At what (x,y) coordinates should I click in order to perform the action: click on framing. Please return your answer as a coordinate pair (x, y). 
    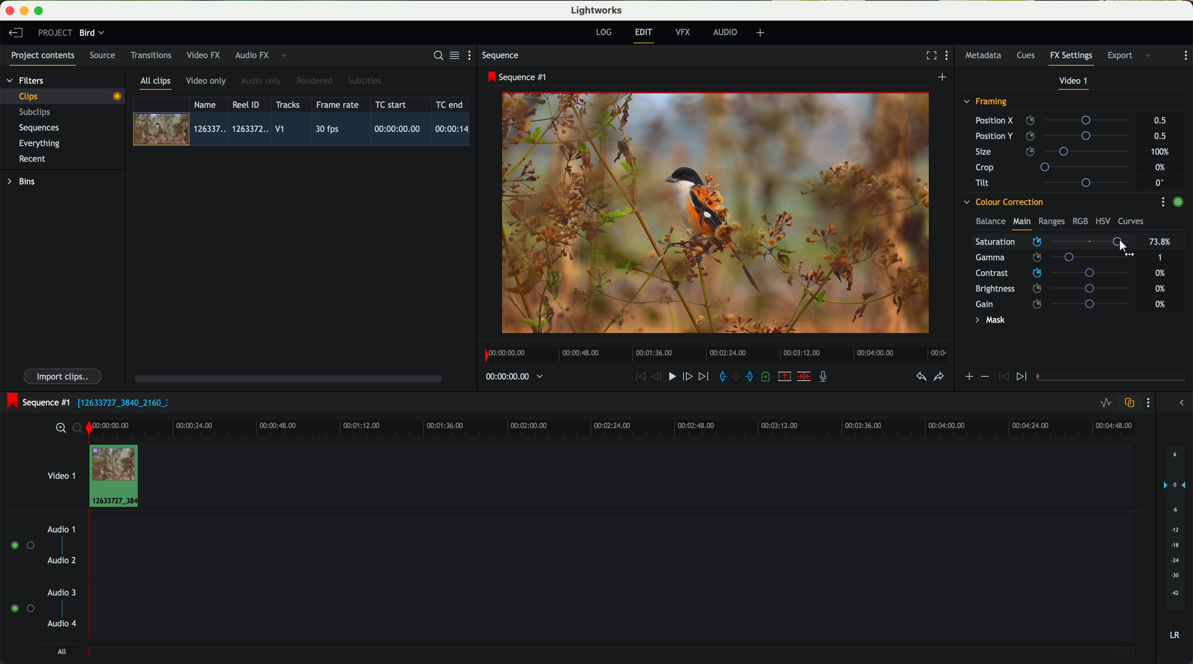
    Looking at the image, I should click on (986, 103).